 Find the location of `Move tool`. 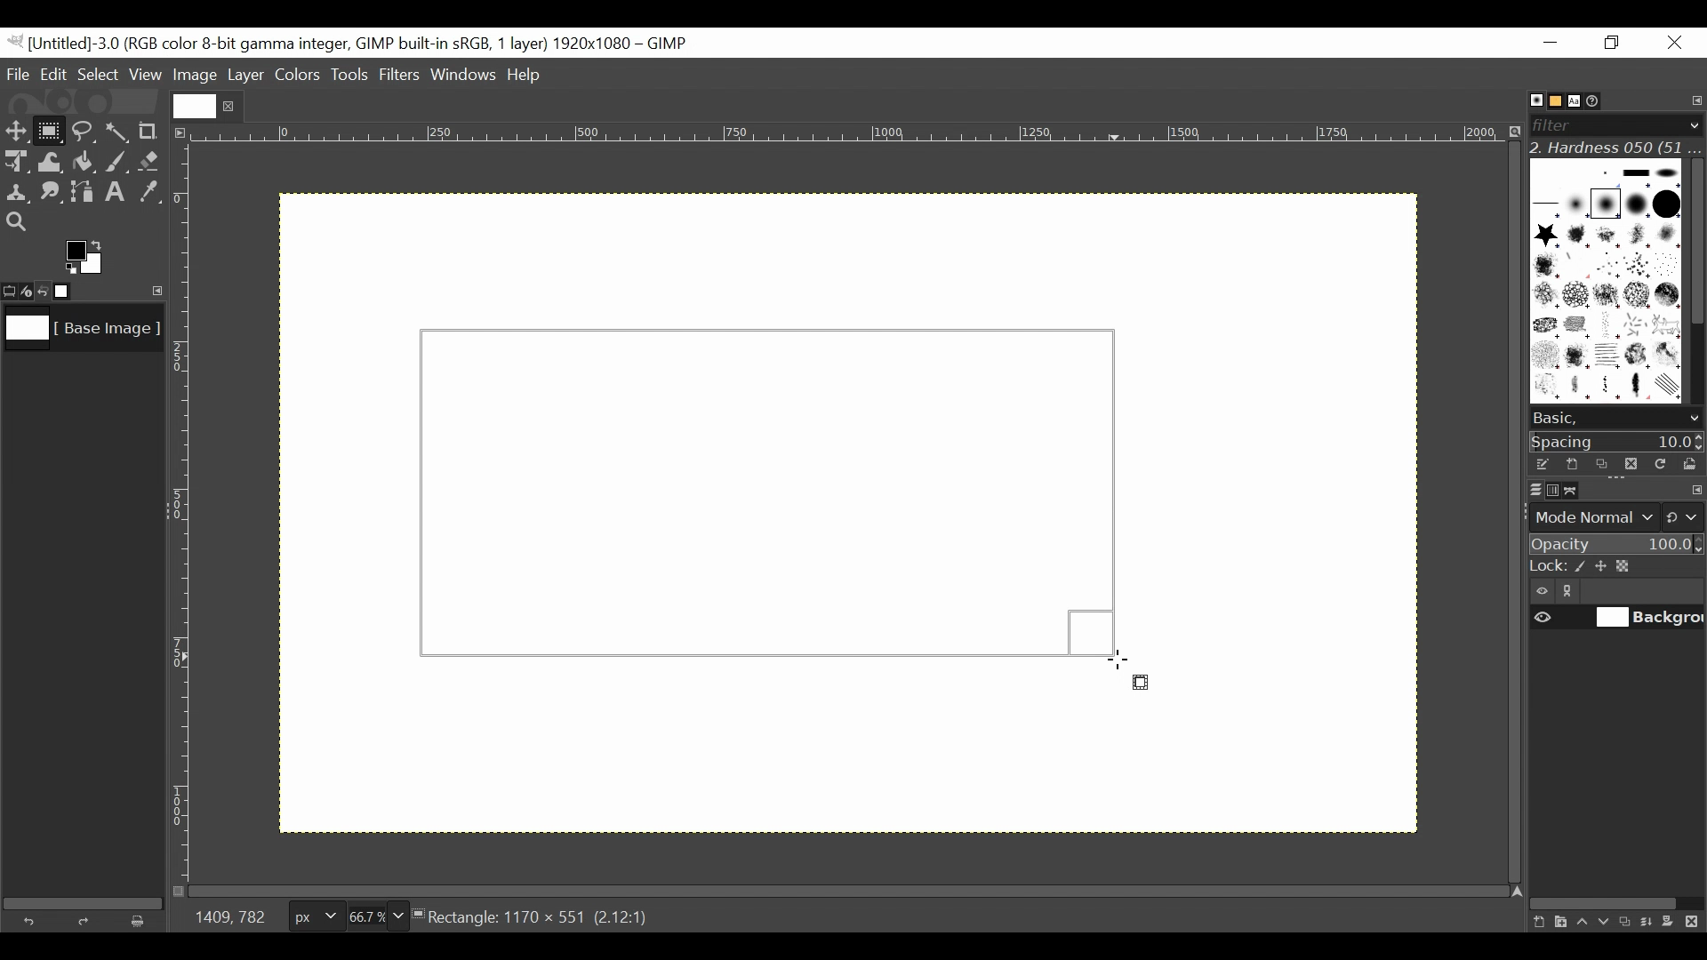

Move tool is located at coordinates (15, 129).